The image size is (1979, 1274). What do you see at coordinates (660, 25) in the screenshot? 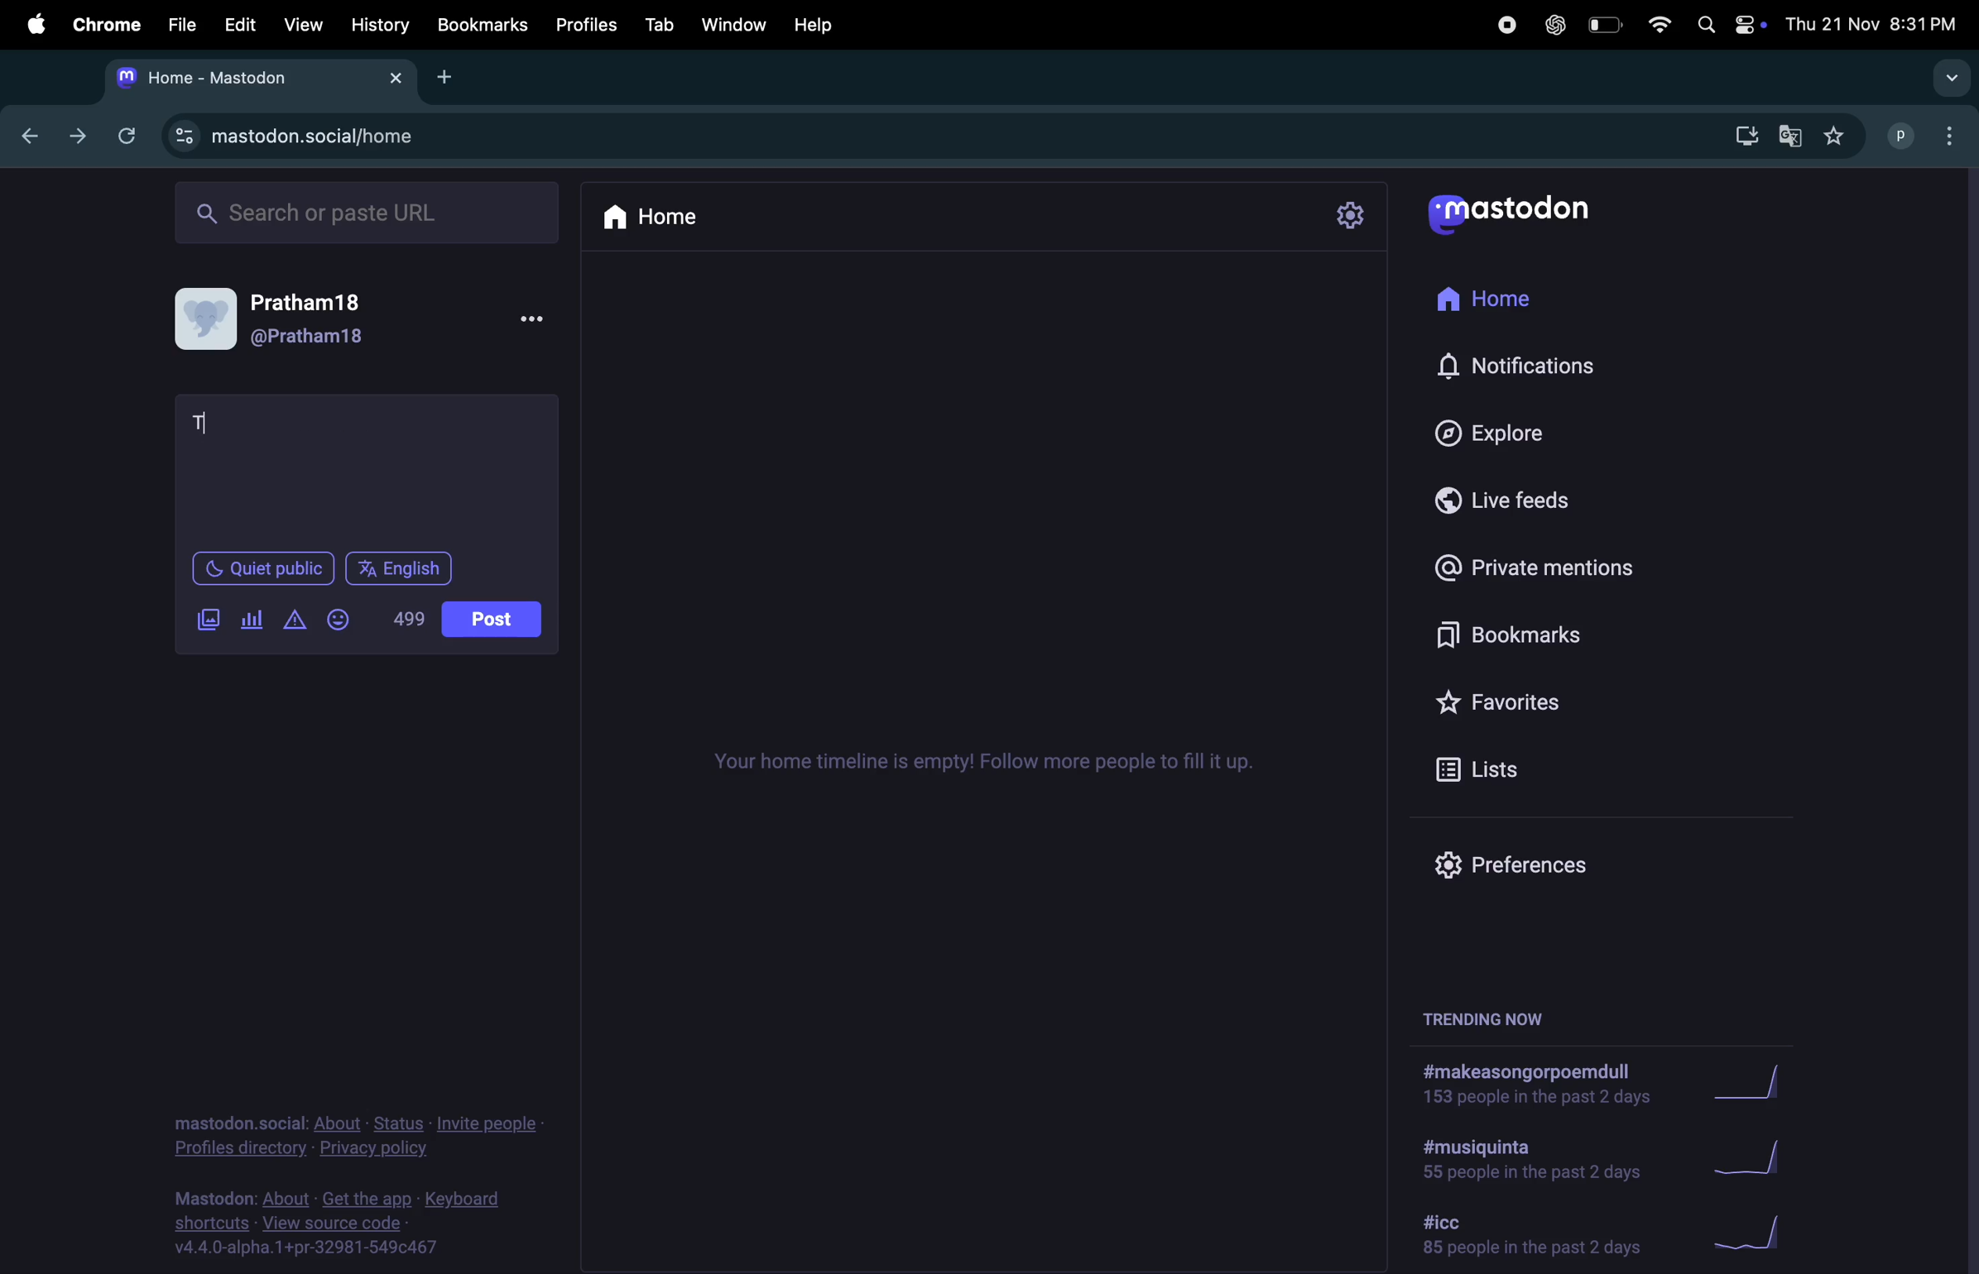
I see `tab` at bounding box center [660, 25].